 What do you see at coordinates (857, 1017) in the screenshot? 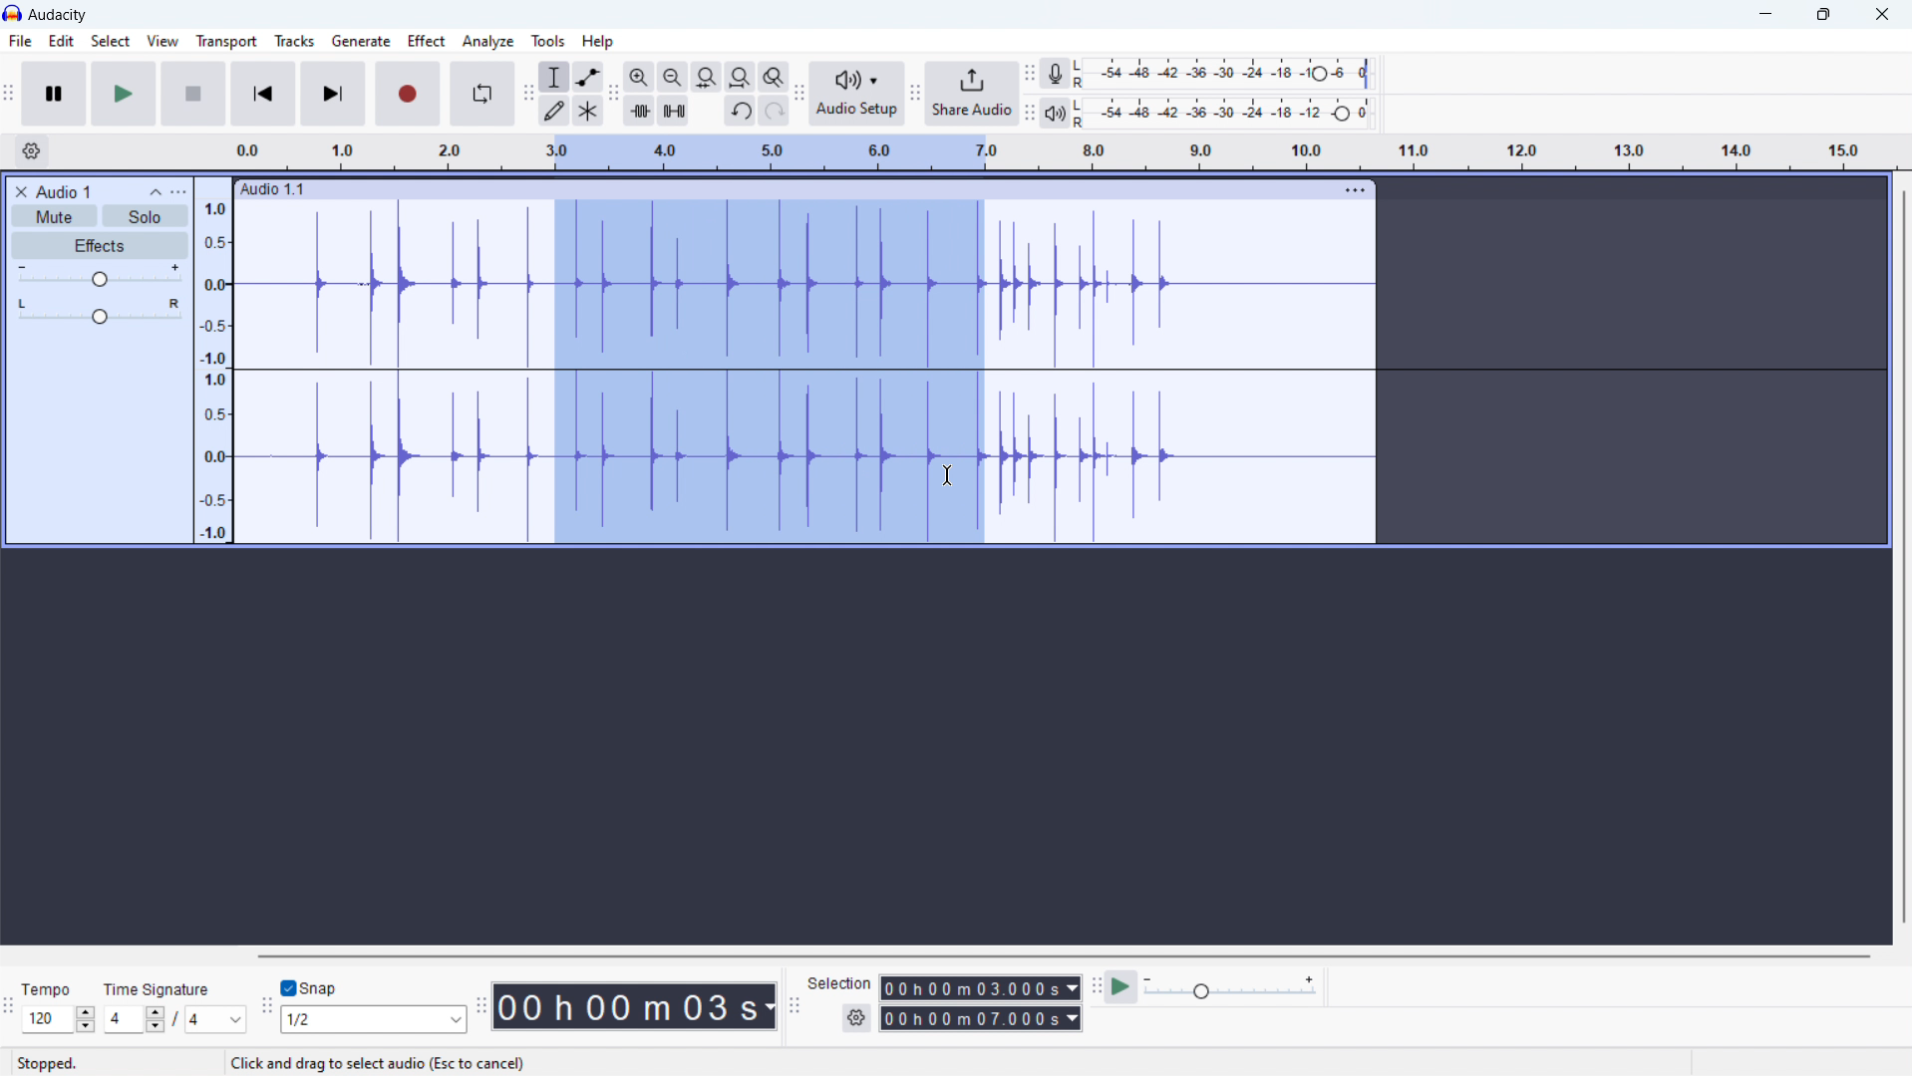
I see `settings` at bounding box center [857, 1017].